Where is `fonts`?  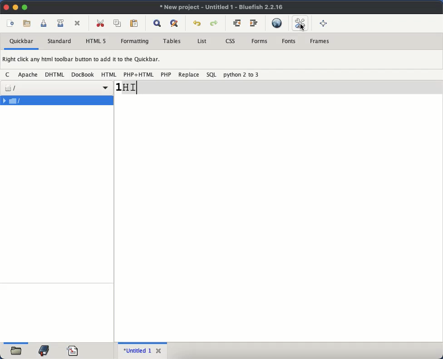 fonts is located at coordinates (290, 41).